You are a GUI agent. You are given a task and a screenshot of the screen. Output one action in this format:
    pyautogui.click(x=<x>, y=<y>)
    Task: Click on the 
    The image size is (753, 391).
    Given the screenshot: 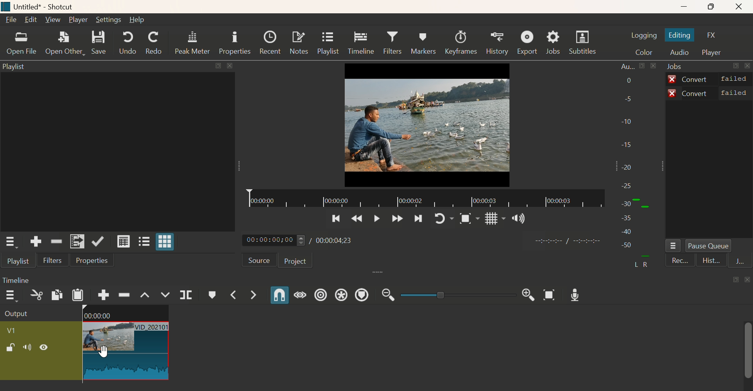 What is the action you would take?
    pyautogui.click(x=11, y=20)
    